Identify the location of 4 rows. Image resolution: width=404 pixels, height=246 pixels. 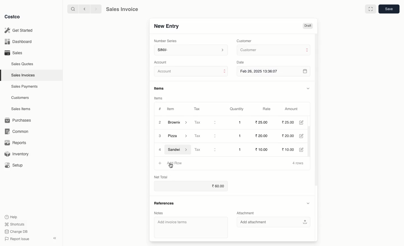
(298, 163).